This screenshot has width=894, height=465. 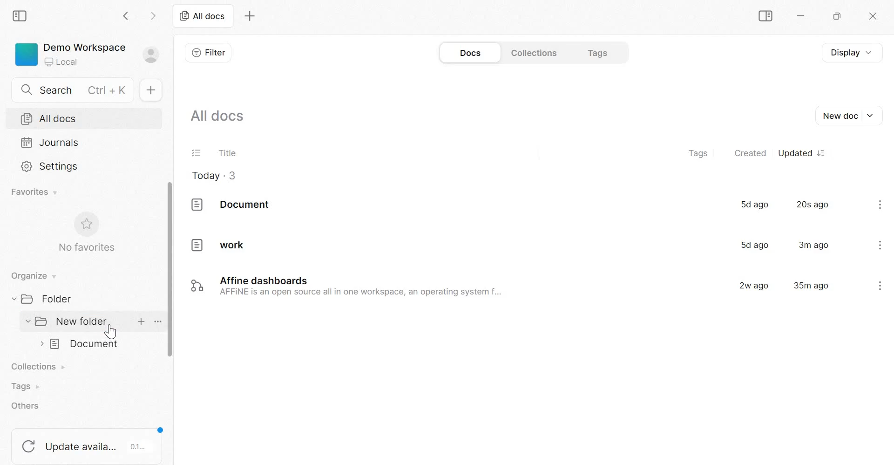 What do you see at coordinates (699, 152) in the screenshot?
I see `tags` at bounding box center [699, 152].